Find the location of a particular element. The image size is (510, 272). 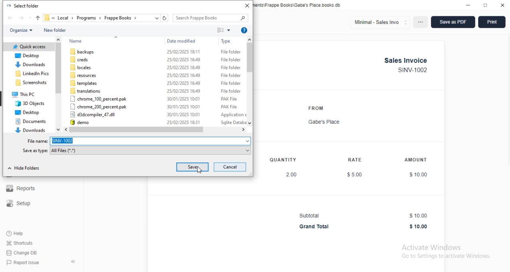

refresh "frappe books" is located at coordinates (165, 18).